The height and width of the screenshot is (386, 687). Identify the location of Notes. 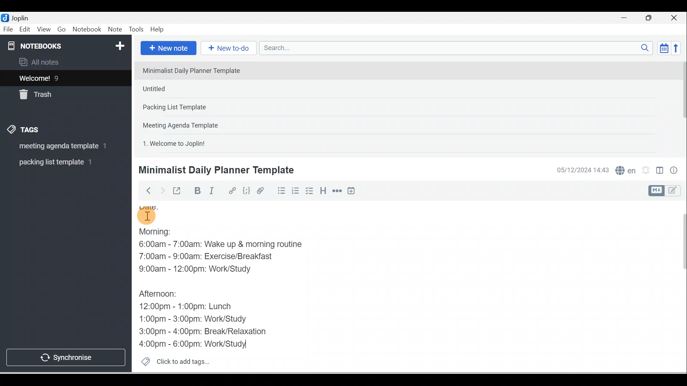
(60, 76).